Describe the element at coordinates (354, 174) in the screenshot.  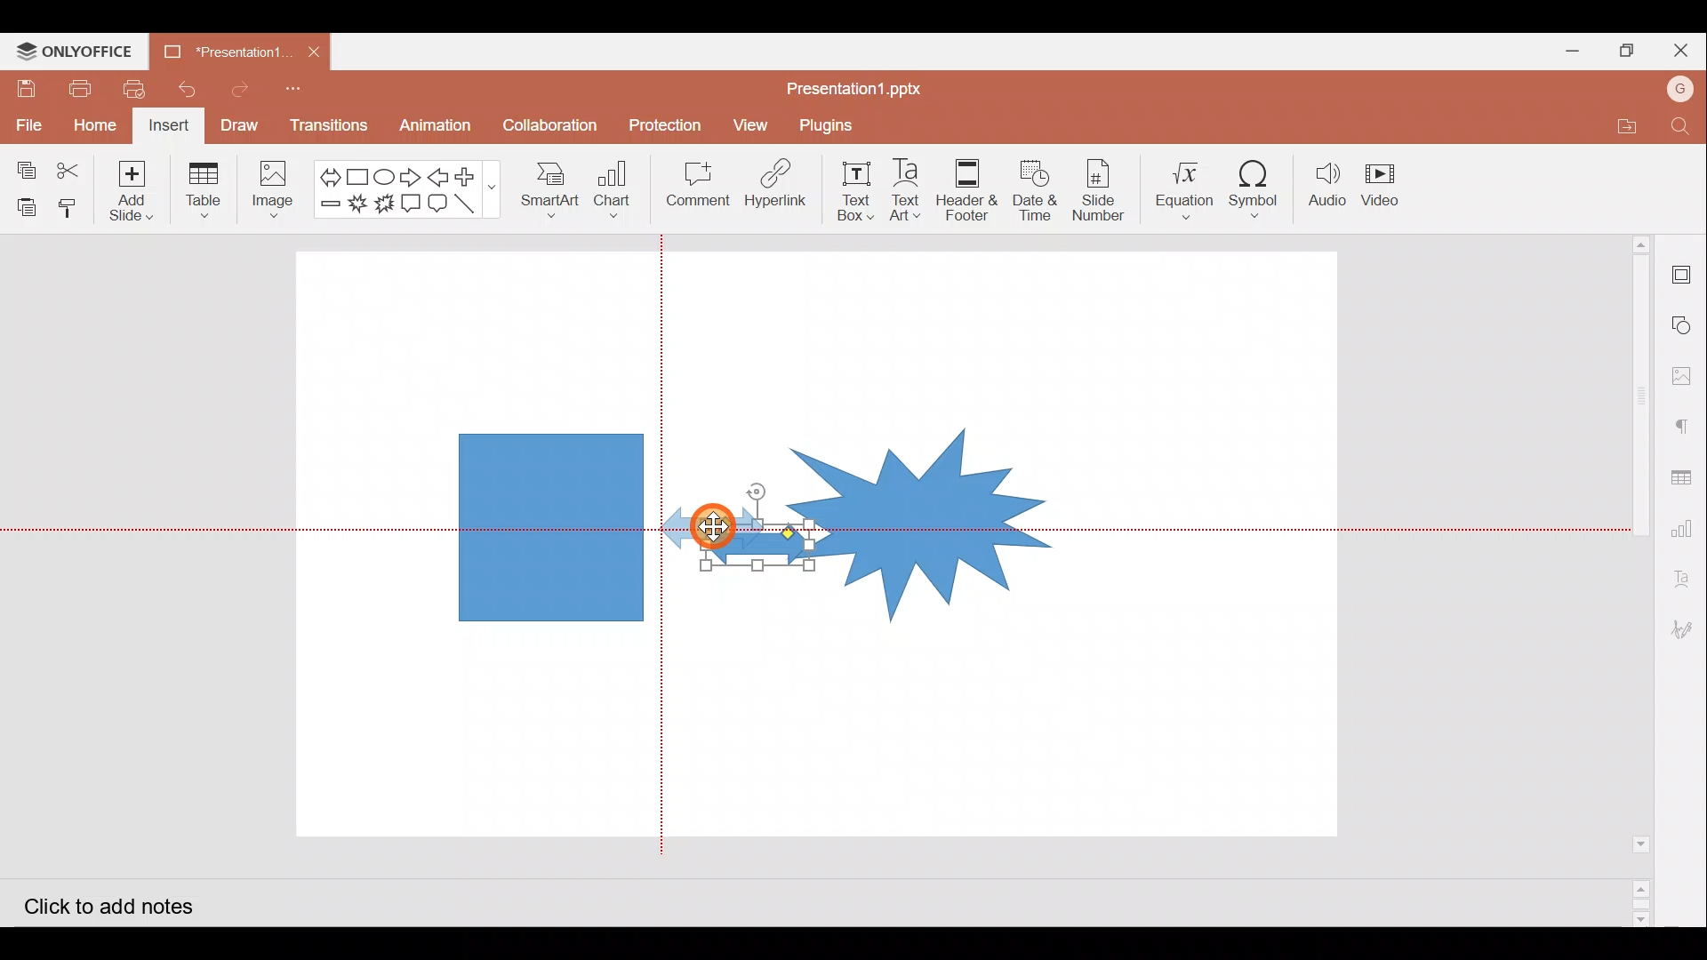
I see `Rectangle` at that location.